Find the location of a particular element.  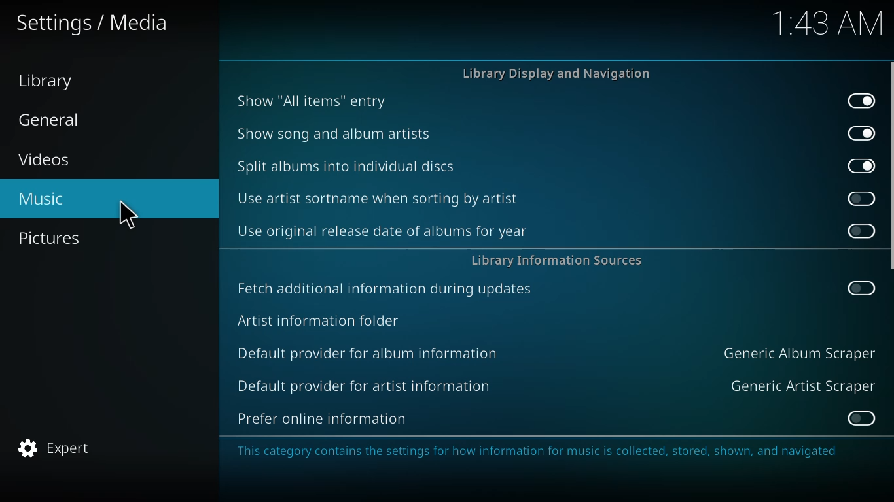

default provider for artist is located at coordinates (363, 385).